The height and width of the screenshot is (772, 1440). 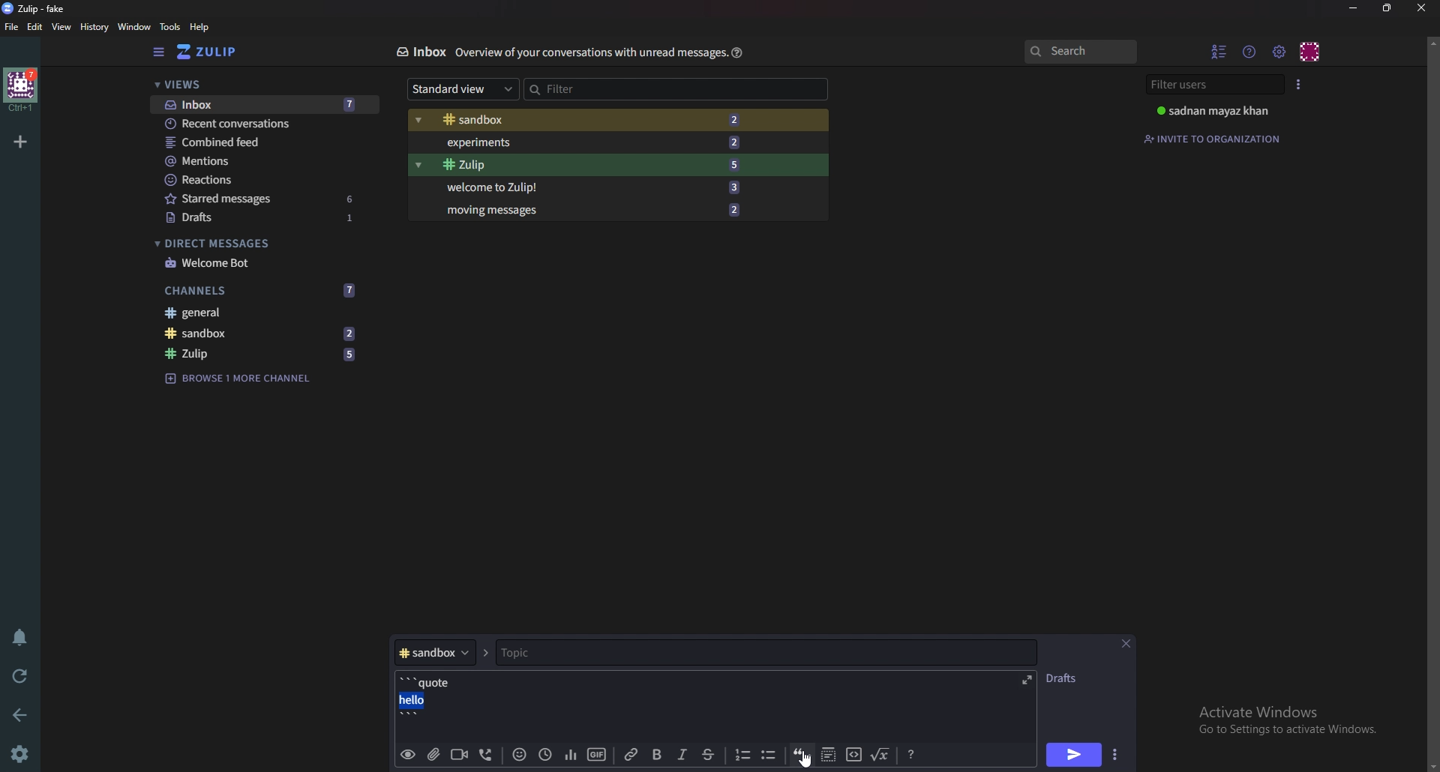 I want to click on sadnan mayaz khan, so click(x=1214, y=112).